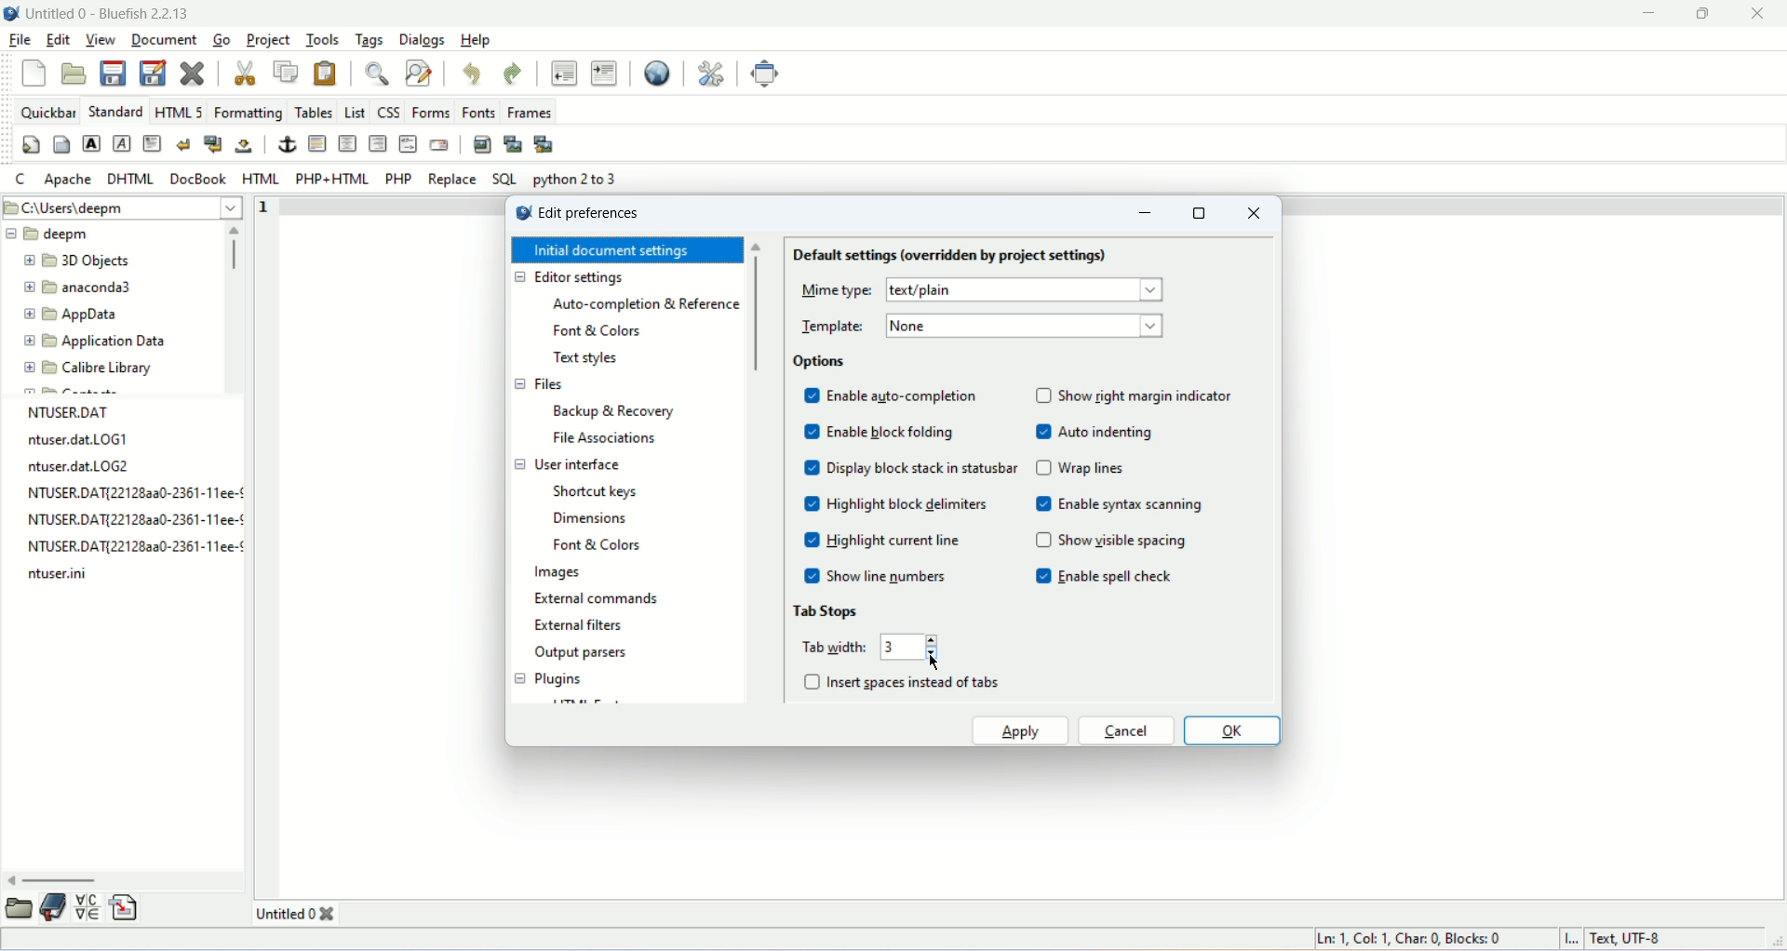 The width and height of the screenshot is (1787, 951). I want to click on minimize, so click(1645, 14).